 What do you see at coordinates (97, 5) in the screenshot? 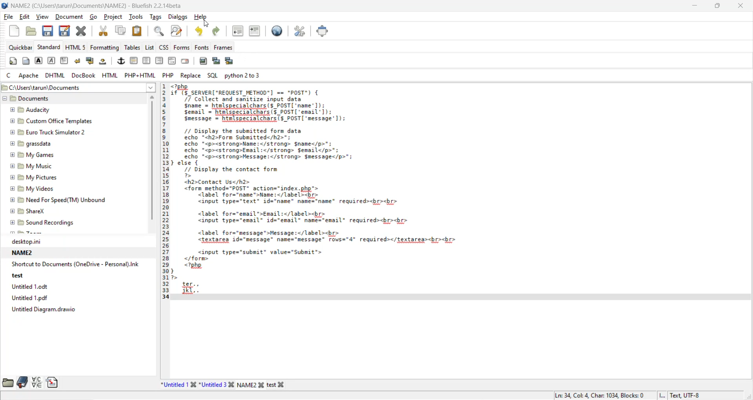
I see `file name and app name` at bounding box center [97, 5].